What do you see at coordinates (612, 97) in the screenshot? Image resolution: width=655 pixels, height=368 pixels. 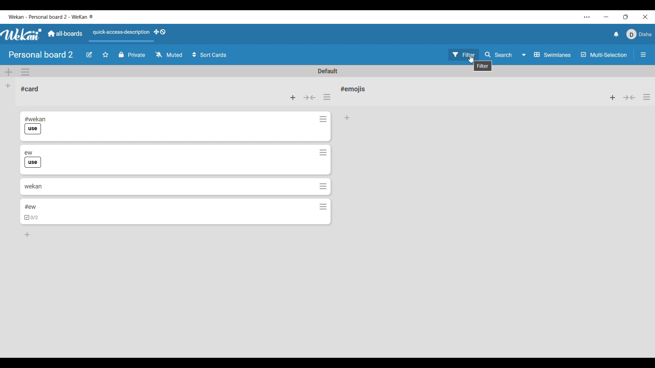 I see `Add card to top of list` at bounding box center [612, 97].